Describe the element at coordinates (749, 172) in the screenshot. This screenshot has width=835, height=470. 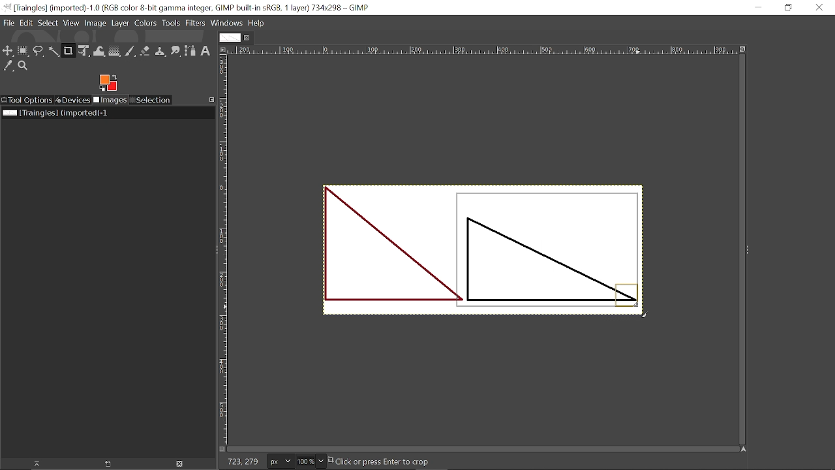
I see `Text tool` at that location.